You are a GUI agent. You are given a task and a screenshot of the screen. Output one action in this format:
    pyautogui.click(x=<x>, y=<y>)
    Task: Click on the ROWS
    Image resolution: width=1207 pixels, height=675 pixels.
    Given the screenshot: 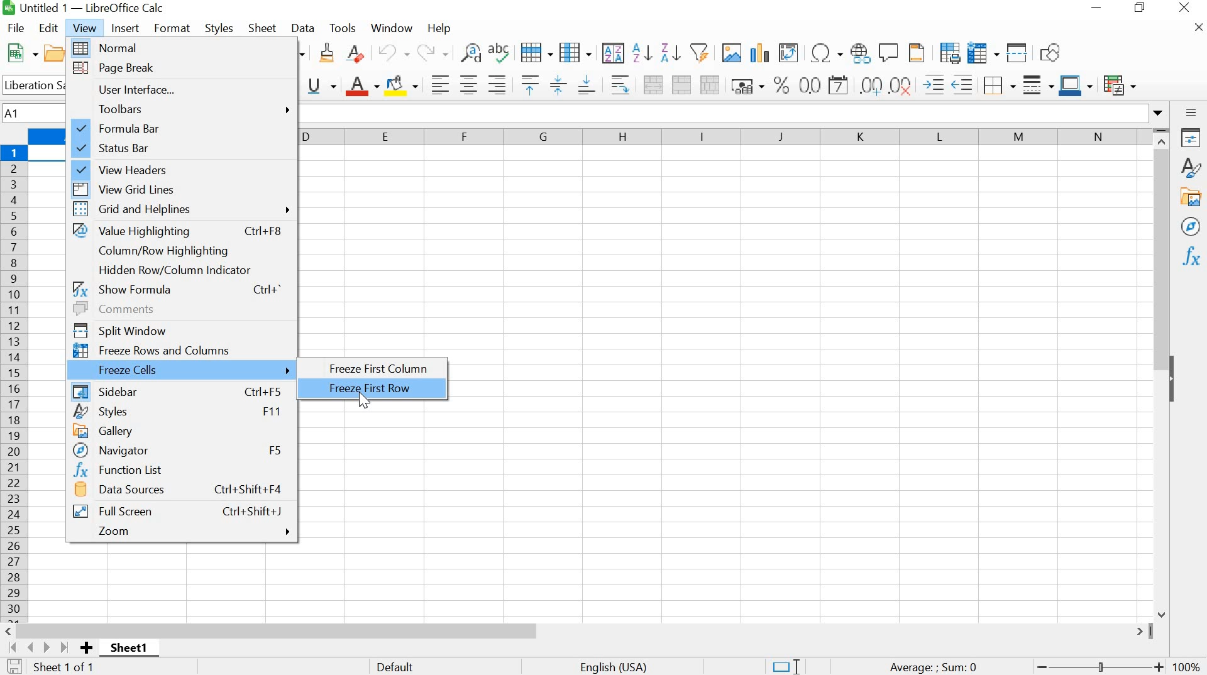 What is the action you would take?
    pyautogui.click(x=15, y=381)
    